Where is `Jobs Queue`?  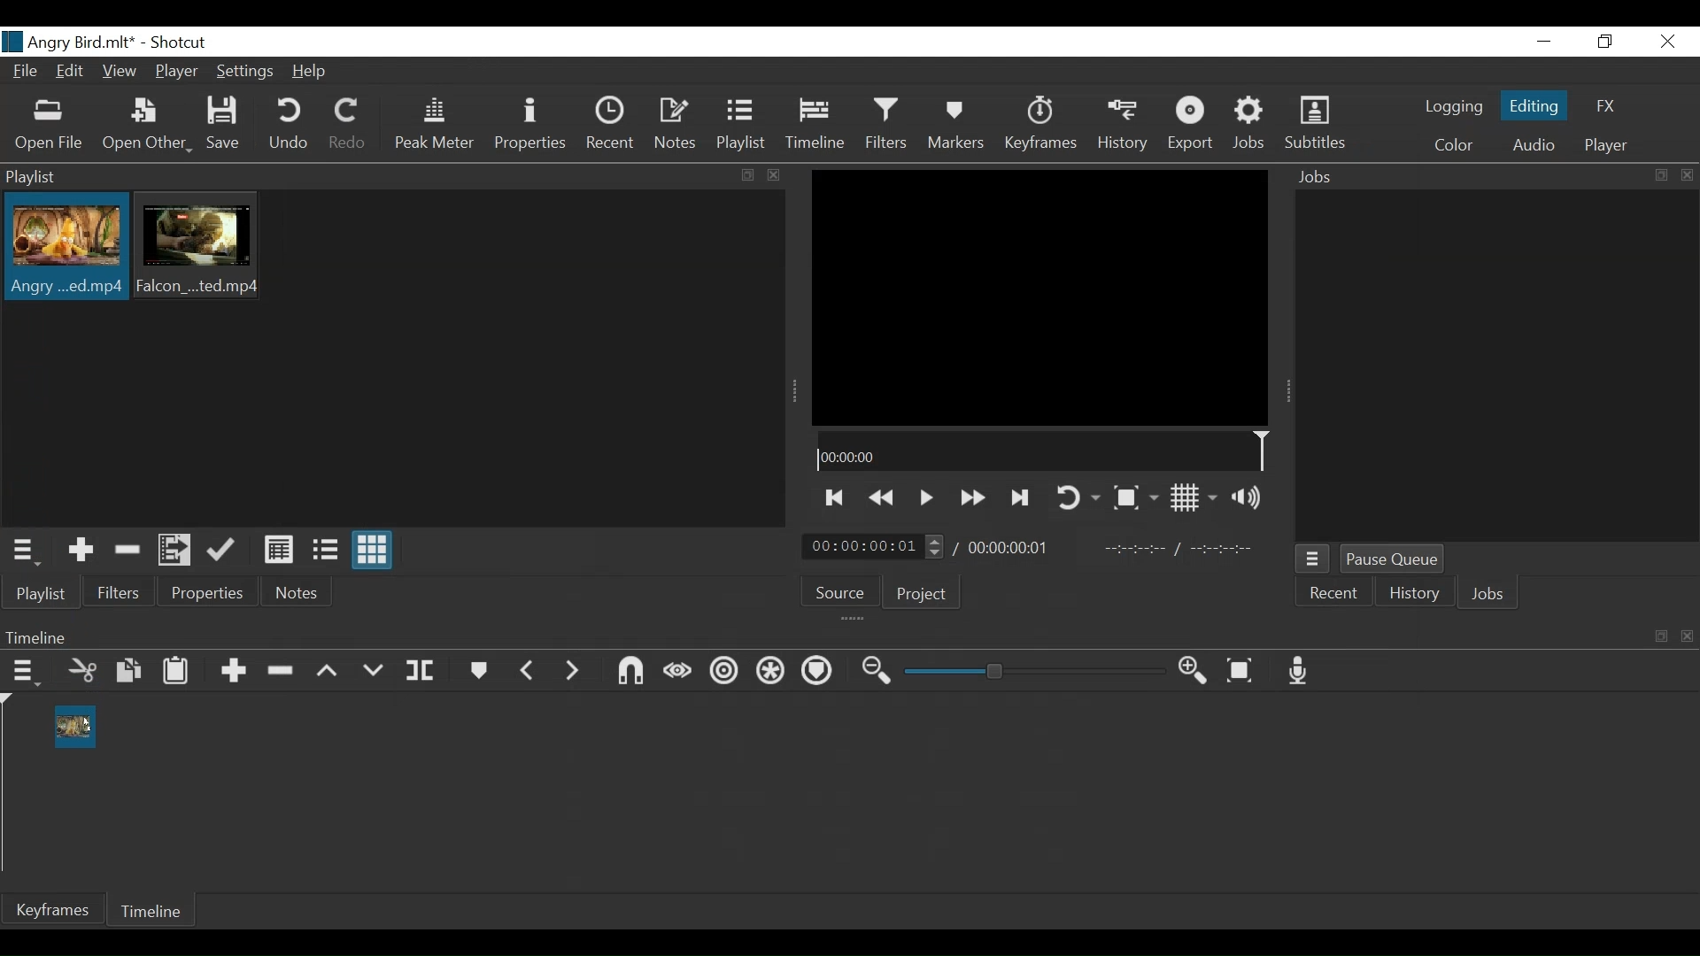
Jobs Queue is located at coordinates (1314, 559).